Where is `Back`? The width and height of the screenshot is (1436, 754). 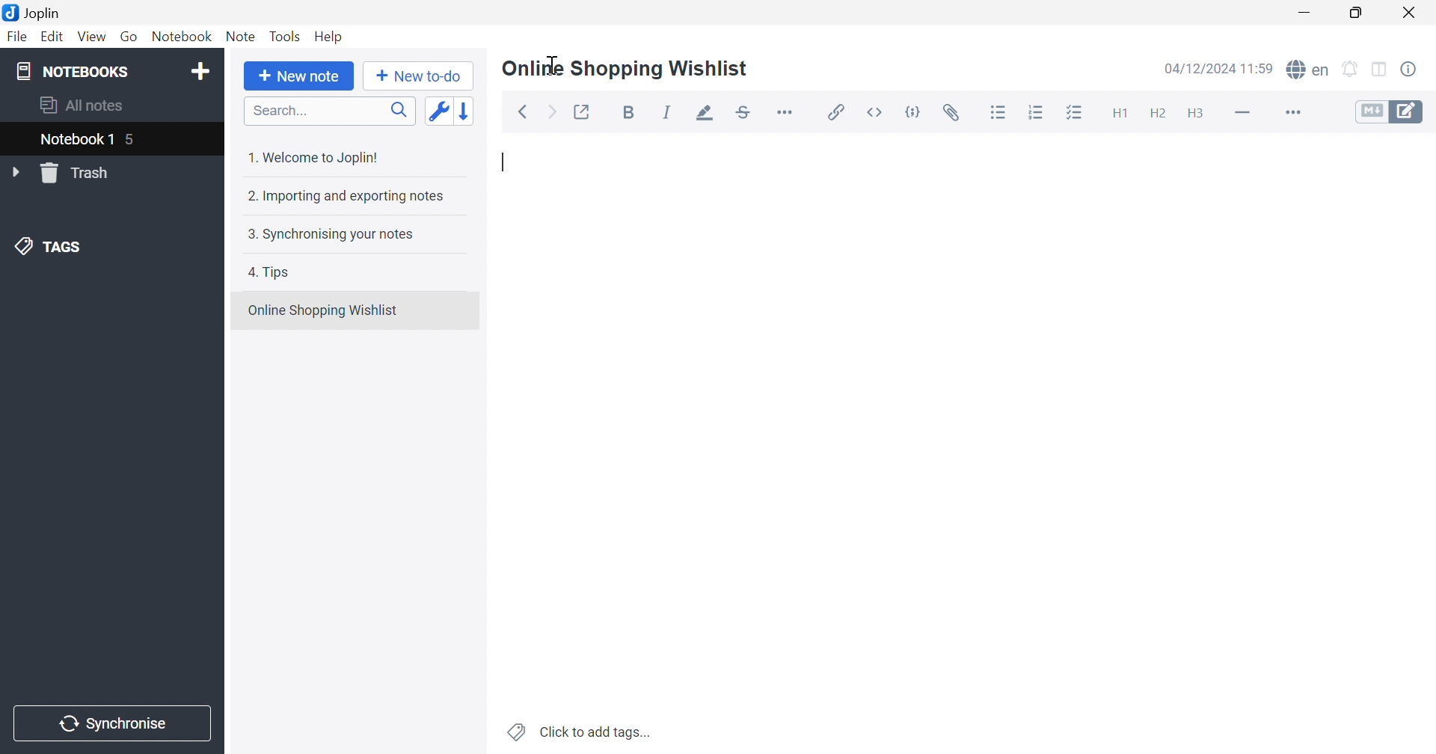
Back is located at coordinates (524, 111).